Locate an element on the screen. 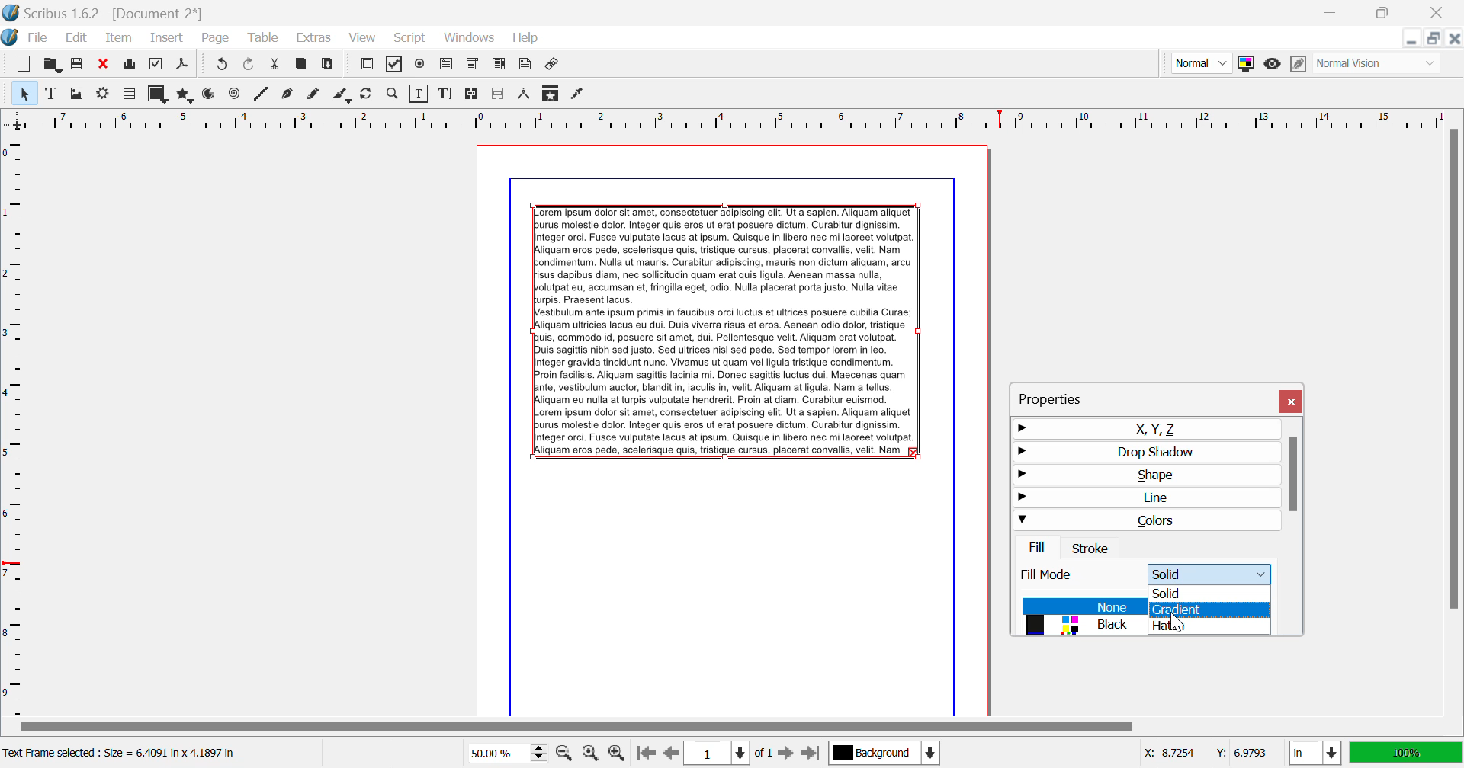 The height and width of the screenshot is (768, 1464). Zoom In is located at coordinates (618, 754).